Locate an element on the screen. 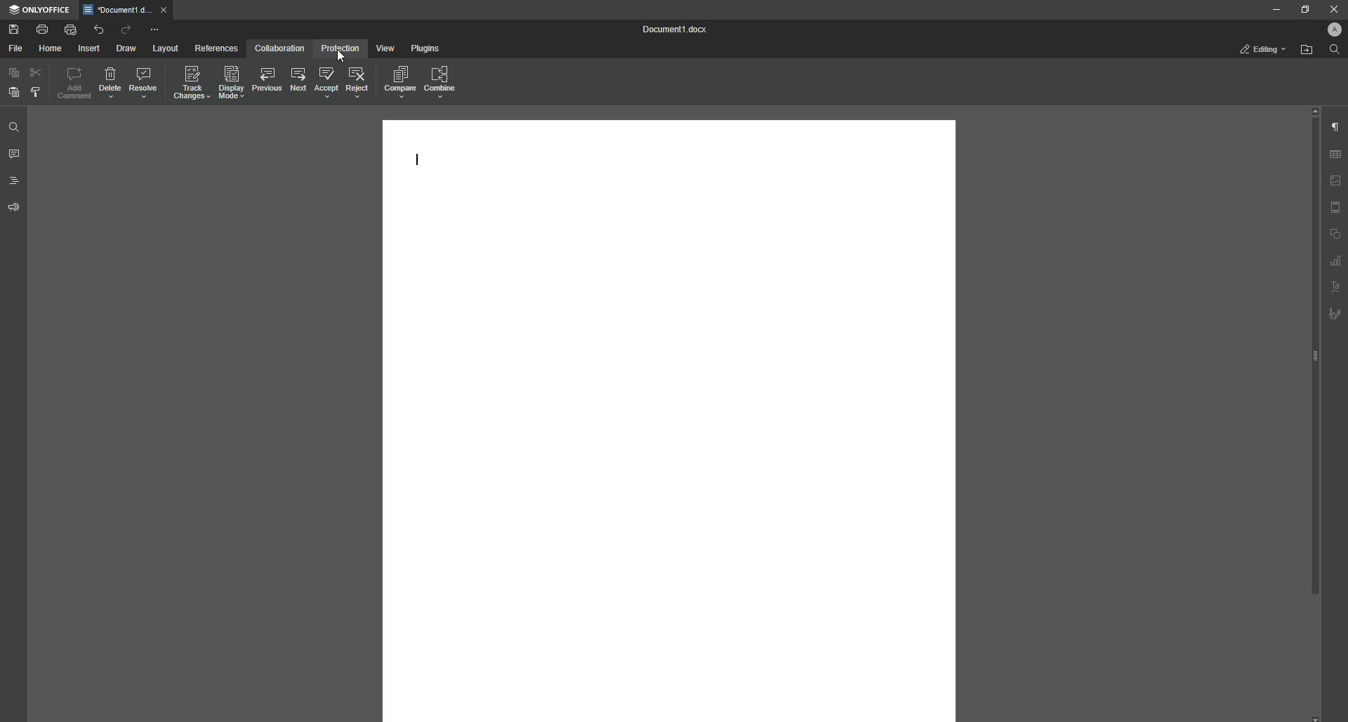 Image resolution: width=1348 pixels, height=722 pixels. Print is located at coordinates (40, 29).